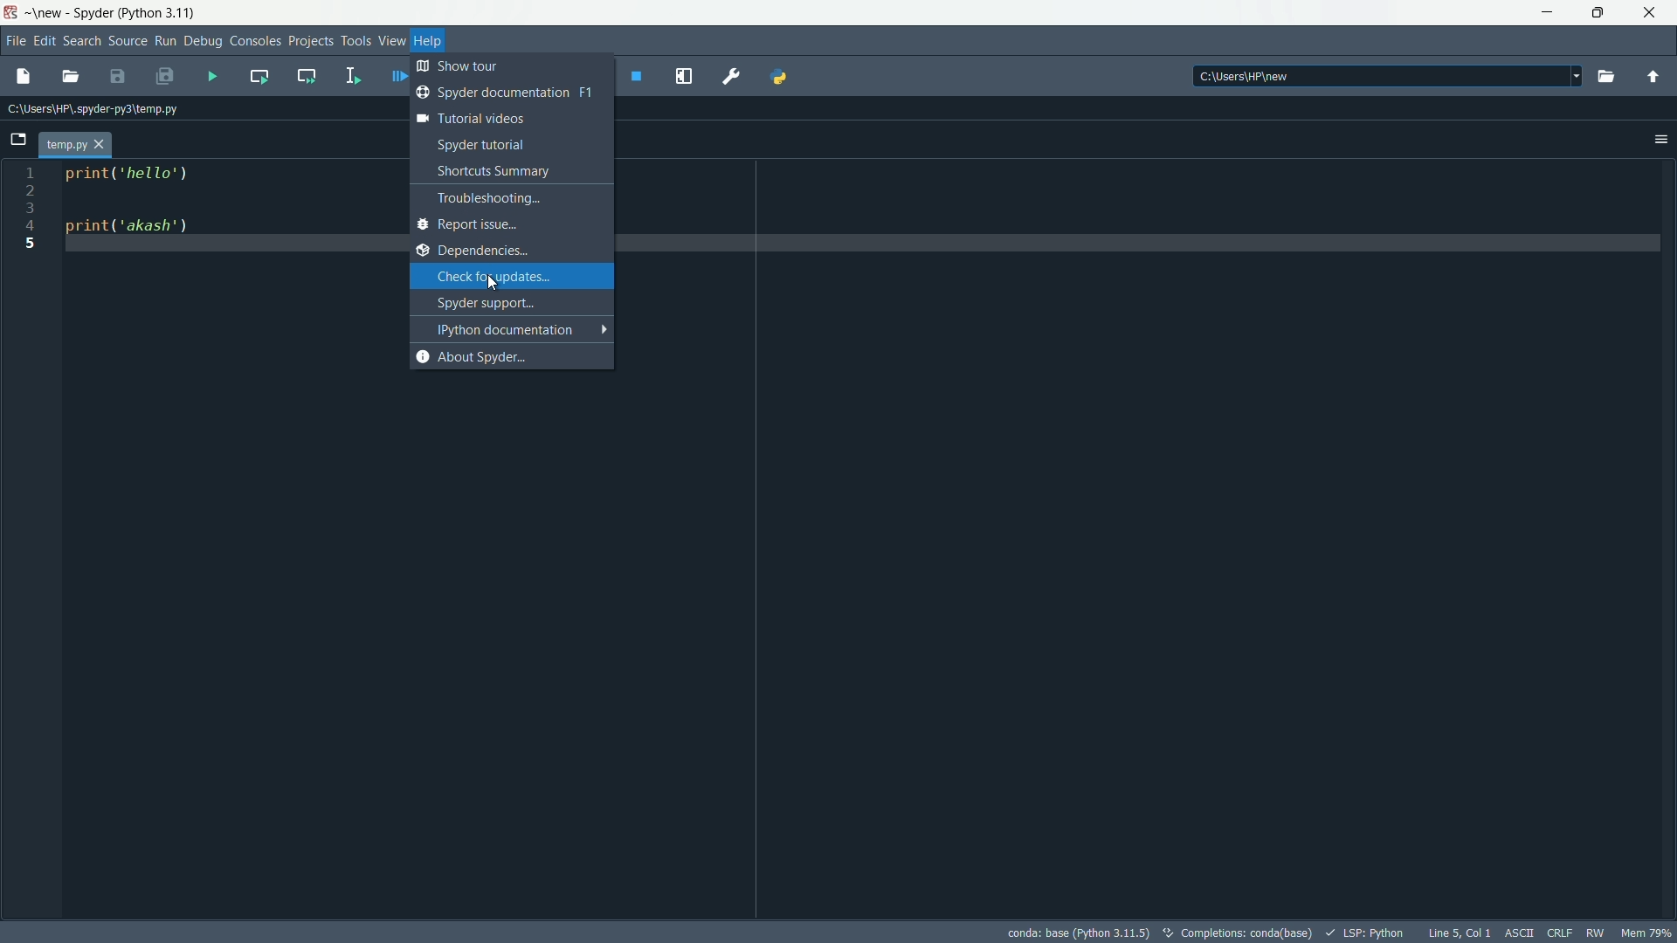 This screenshot has height=943, width=1677. I want to click on new file , so click(24, 75).